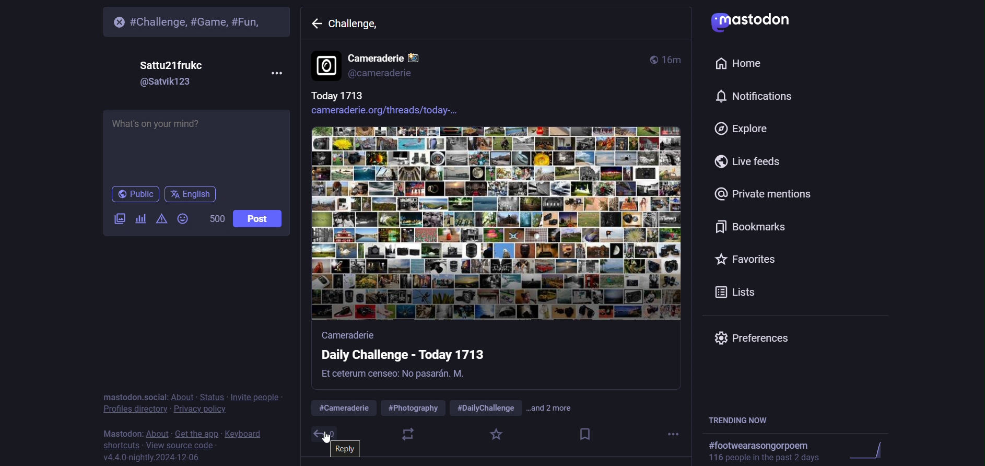 The width and height of the screenshot is (985, 466). What do you see at coordinates (257, 398) in the screenshot?
I see `invite people` at bounding box center [257, 398].